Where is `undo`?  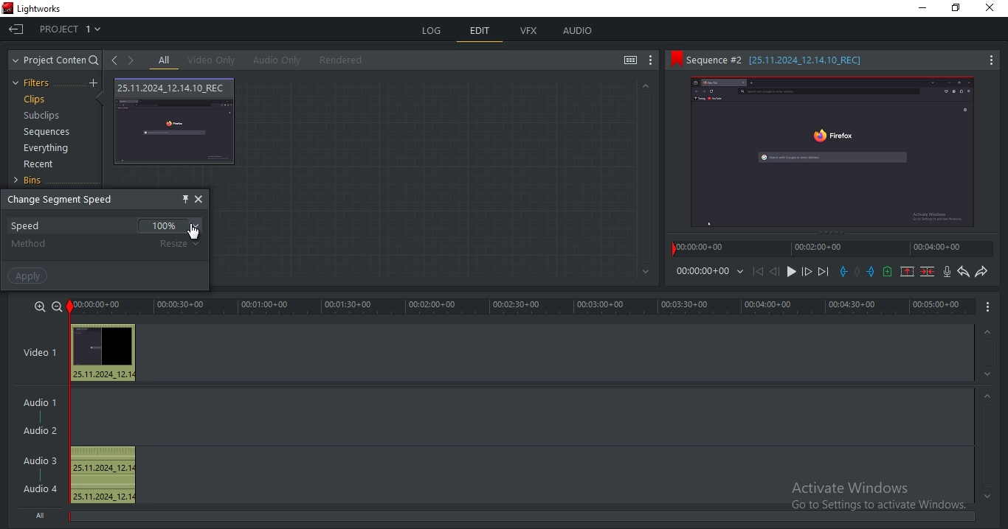 undo is located at coordinates (962, 272).